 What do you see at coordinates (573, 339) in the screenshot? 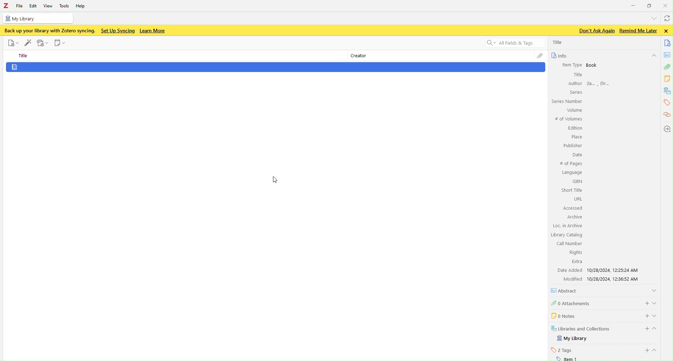
I see `My Library` at bounding box center [573, 339].